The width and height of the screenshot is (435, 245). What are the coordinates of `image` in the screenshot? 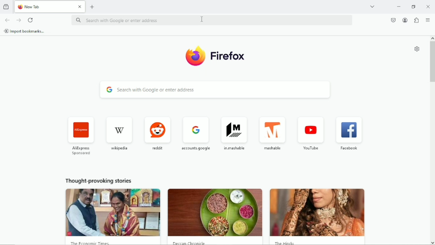 It's located at (113, 213).